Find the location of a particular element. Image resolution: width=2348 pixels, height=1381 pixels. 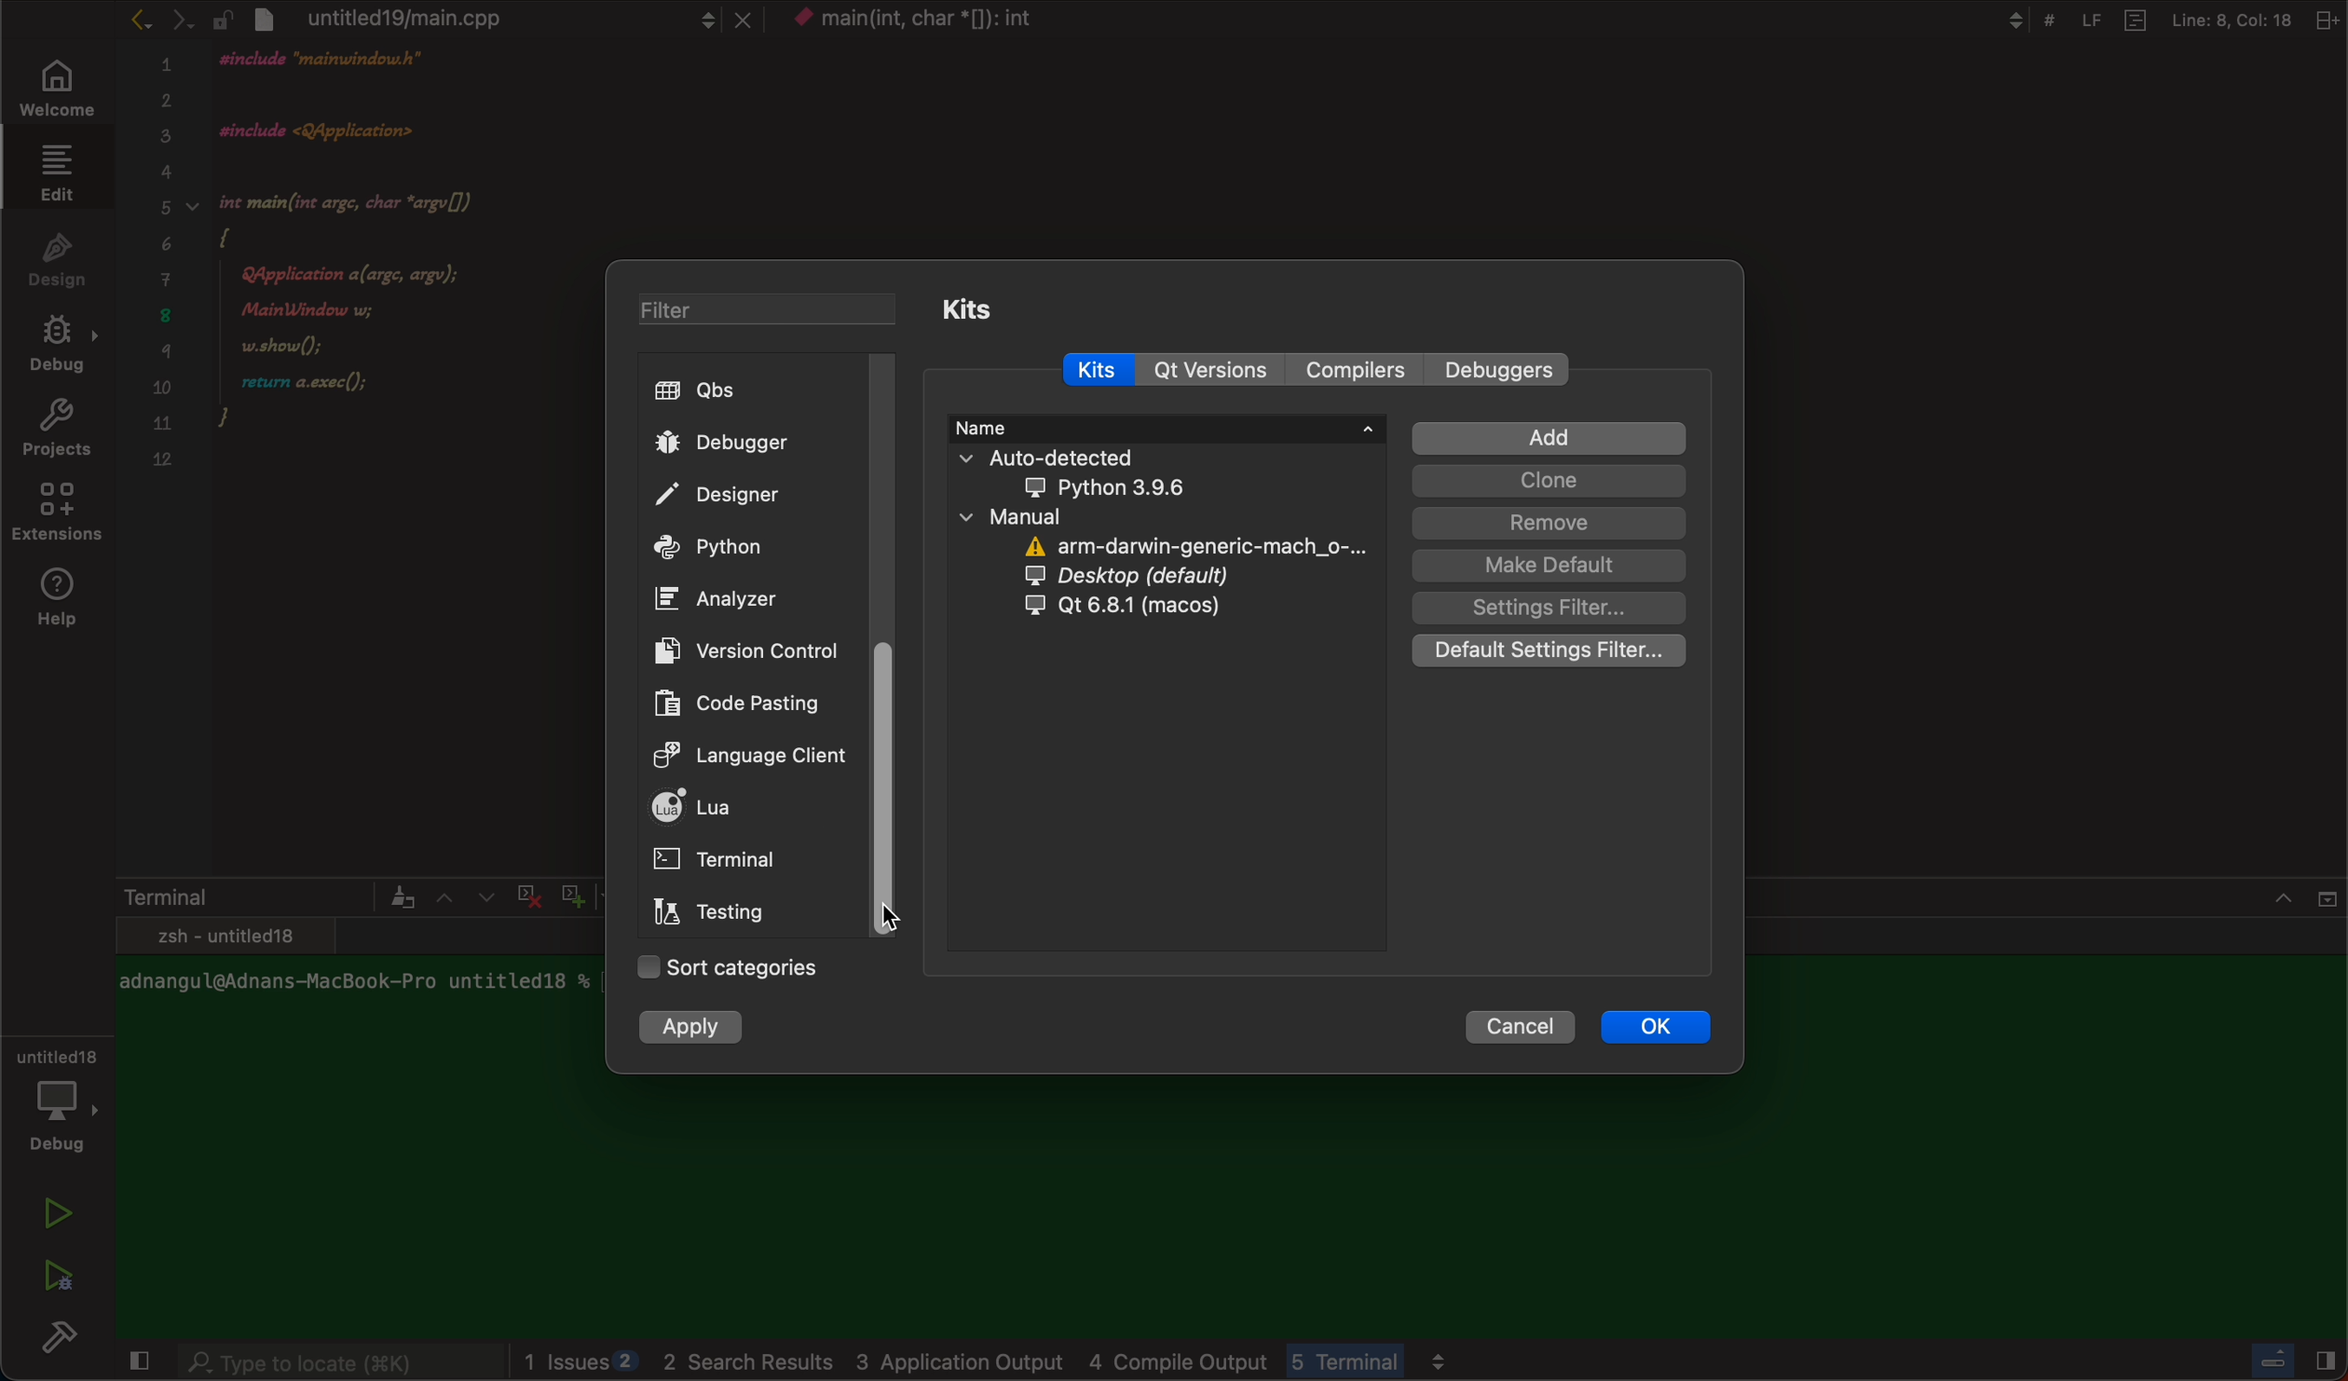

arrows is located at coordinates (463, 896).